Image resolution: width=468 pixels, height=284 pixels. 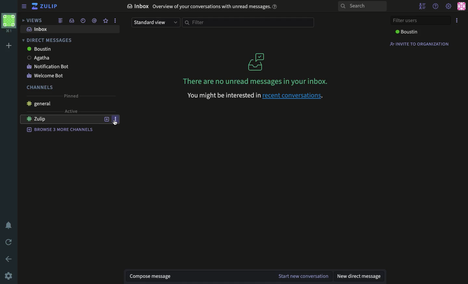 What do you see at coordinates (10, 242) in the screenshot?
I see `refresh` at bounding box center [10, 242].